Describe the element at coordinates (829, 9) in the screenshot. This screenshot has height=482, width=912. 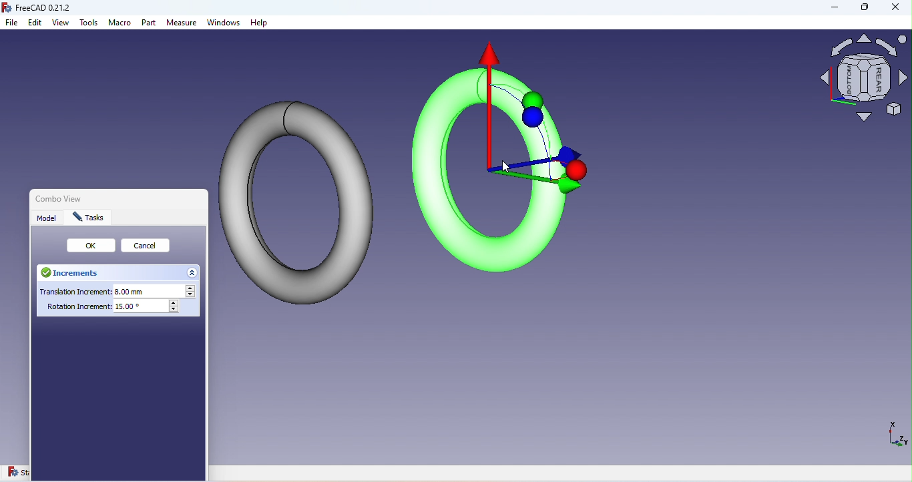
I see `Minimize` at that location.